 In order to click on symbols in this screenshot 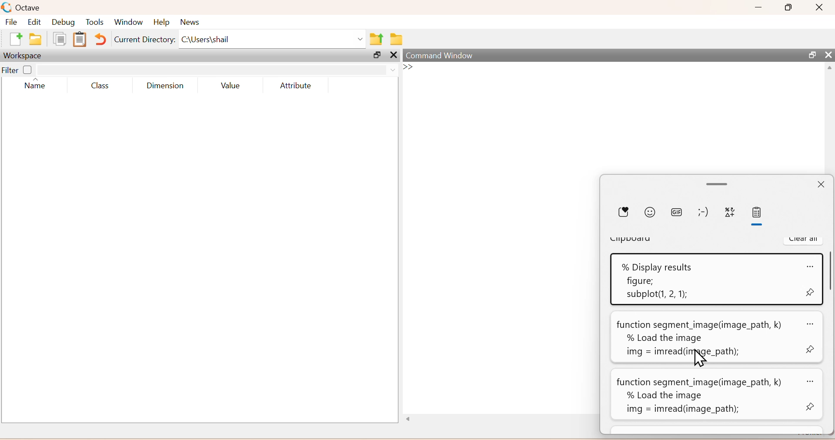, I will do `click(733, 213)`.